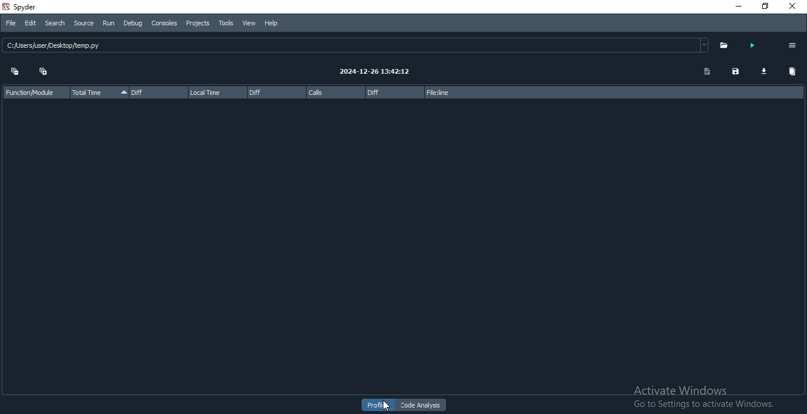 The height and width of the screenshot is (414, 807). I want to click on View, so click(249, 24).